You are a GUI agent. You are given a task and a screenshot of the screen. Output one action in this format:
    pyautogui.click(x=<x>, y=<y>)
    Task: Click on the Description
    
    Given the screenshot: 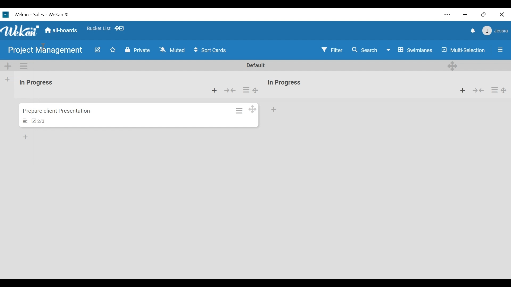 What is the action you would take?
    pyautogui.click(x=25, y=121)
    